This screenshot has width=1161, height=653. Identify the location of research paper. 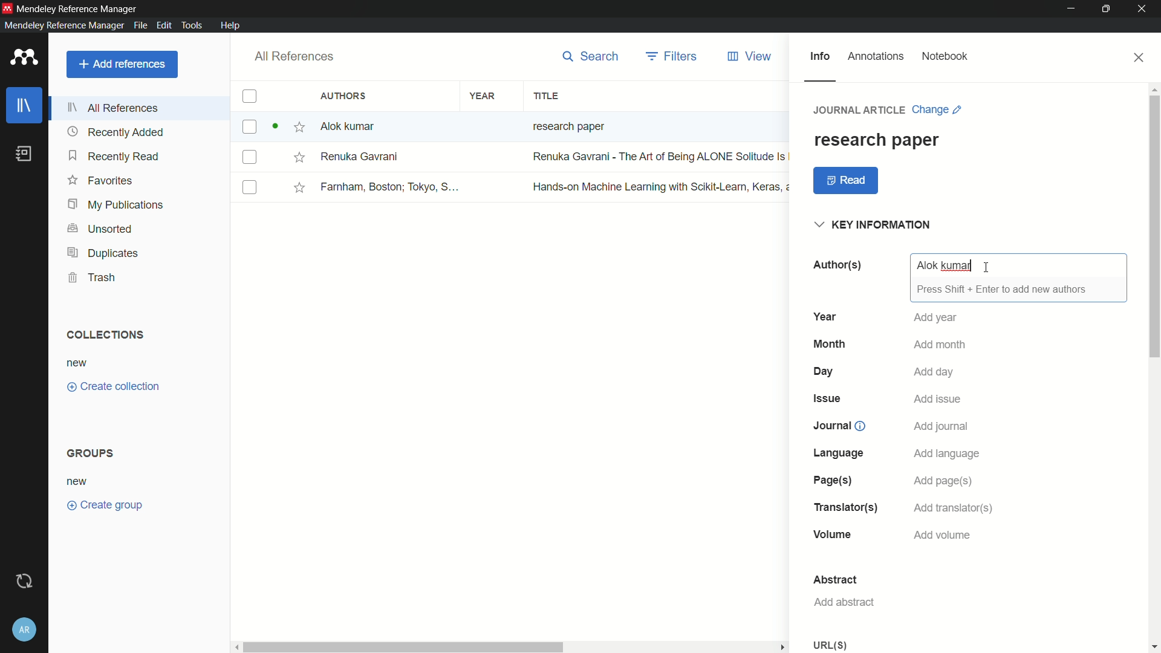
(876, 140).